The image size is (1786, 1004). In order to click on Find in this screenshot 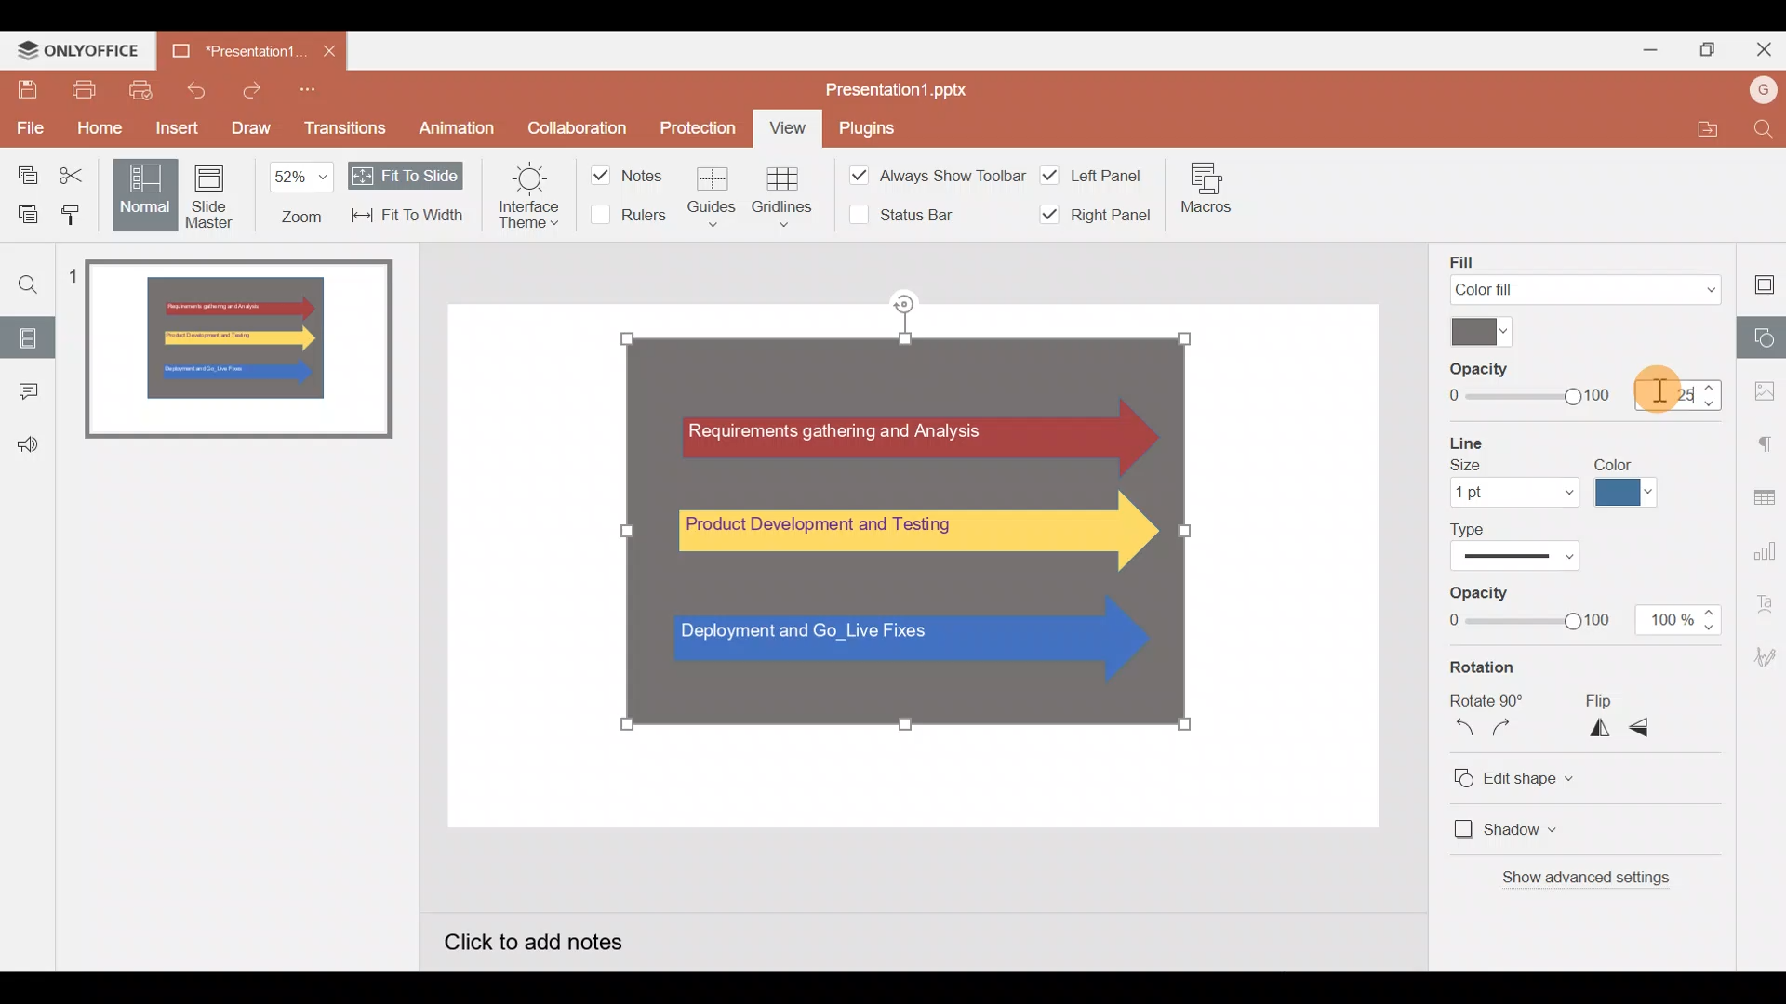, I will do `click(1763, 129)`.